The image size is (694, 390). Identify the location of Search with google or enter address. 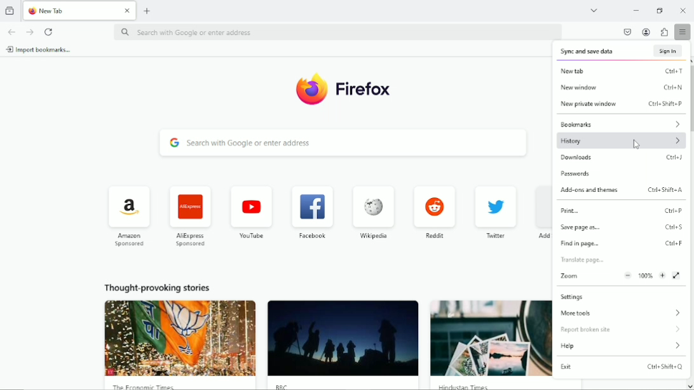
(336, 32).